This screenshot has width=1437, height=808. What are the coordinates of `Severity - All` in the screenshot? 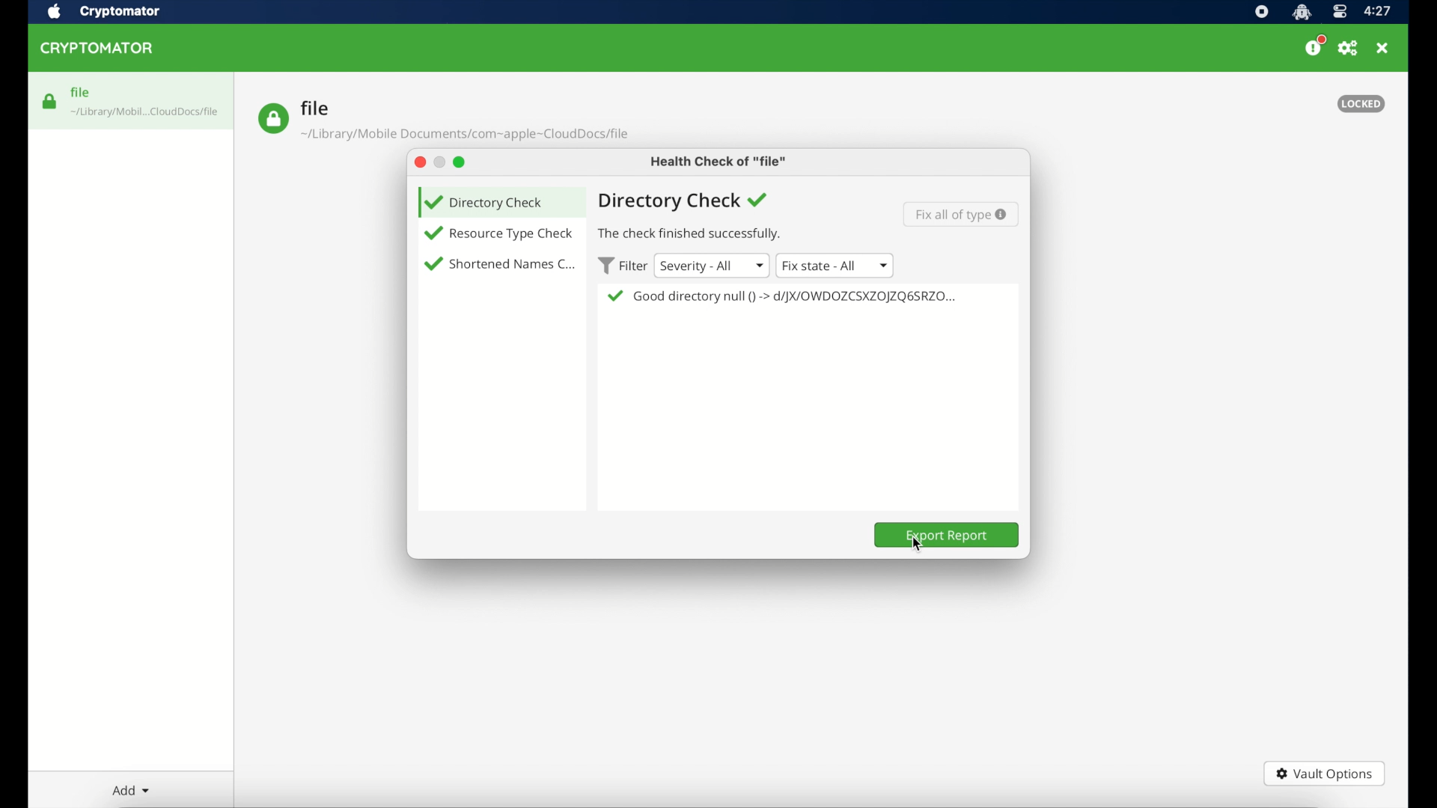 It's located at (711, 265).